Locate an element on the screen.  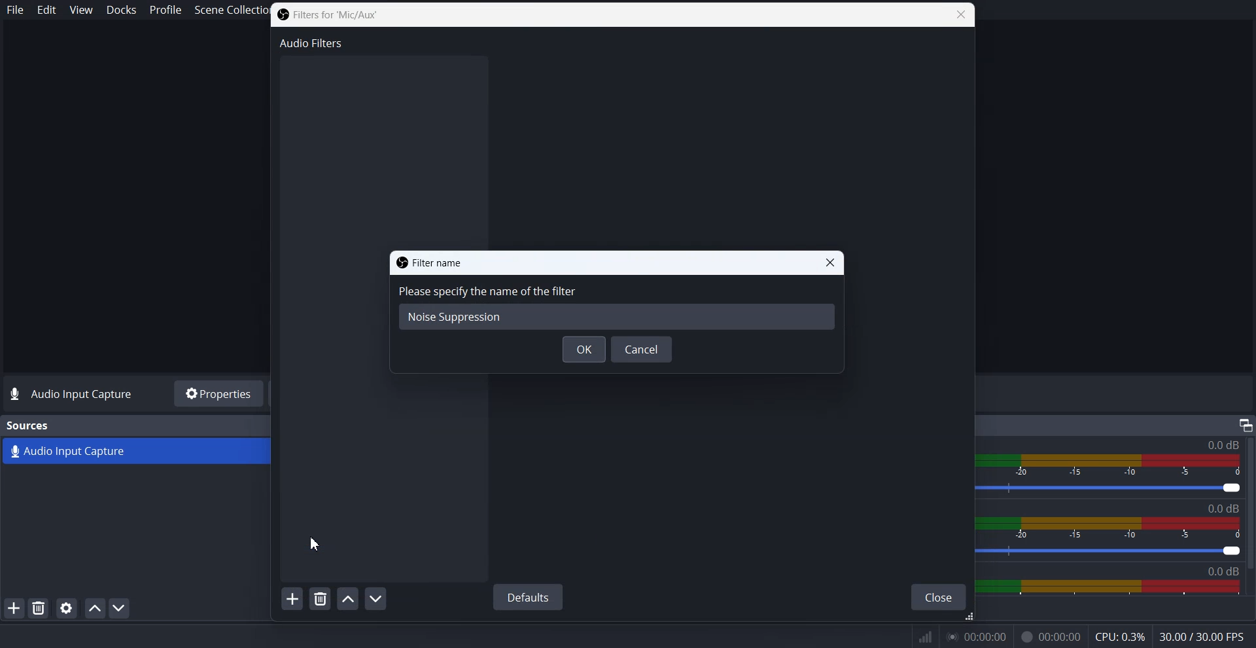
Remove selected filters is located at coordinates (321, 598).